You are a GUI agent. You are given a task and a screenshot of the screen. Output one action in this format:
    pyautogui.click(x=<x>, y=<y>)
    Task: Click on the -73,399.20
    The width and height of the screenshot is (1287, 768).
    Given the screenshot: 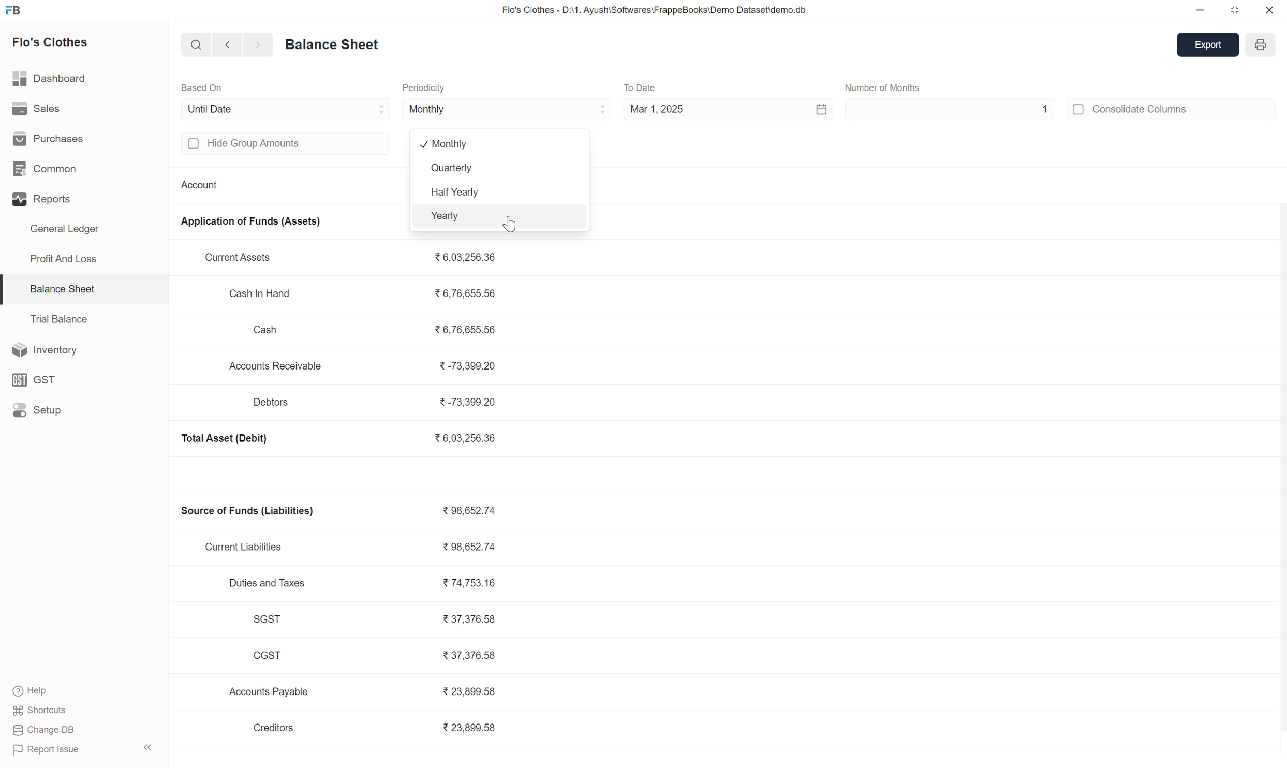 What is the action you would take?
    pyautogui.click(x=474, y=365)
    